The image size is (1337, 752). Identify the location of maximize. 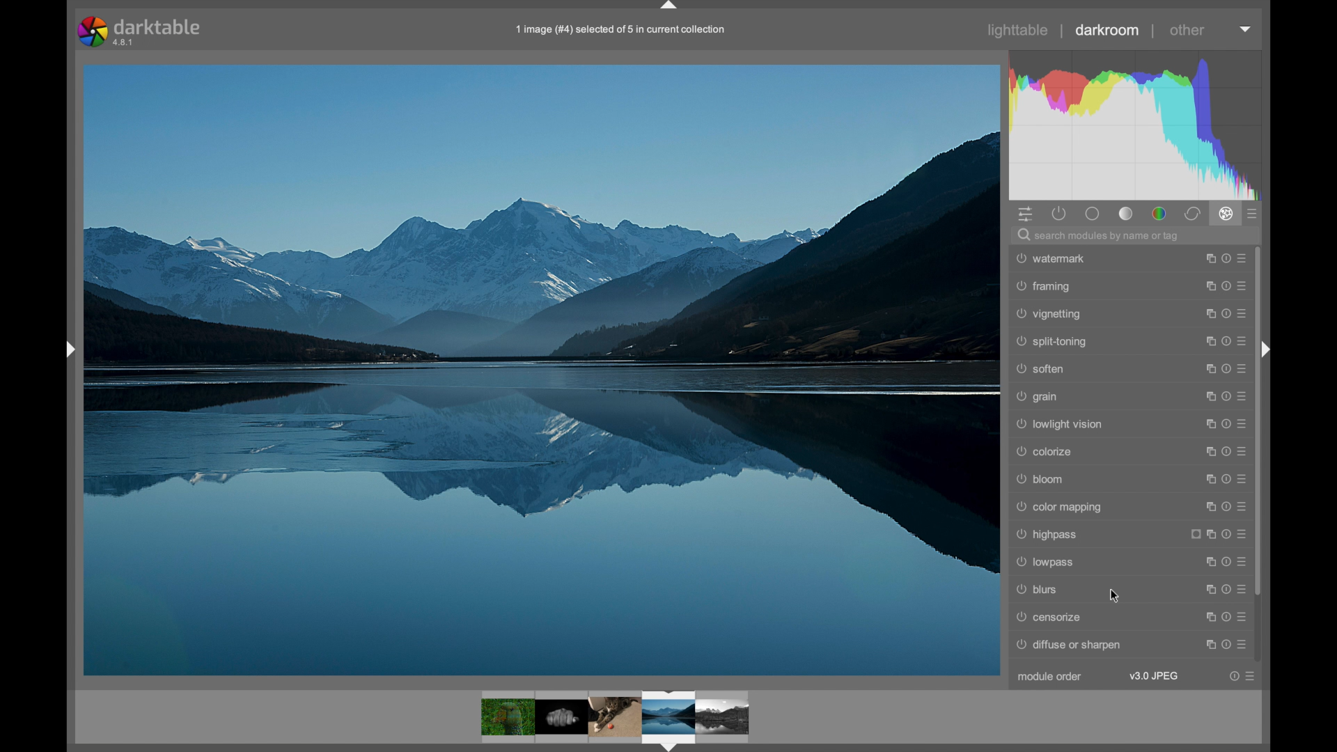
(1208, 535).